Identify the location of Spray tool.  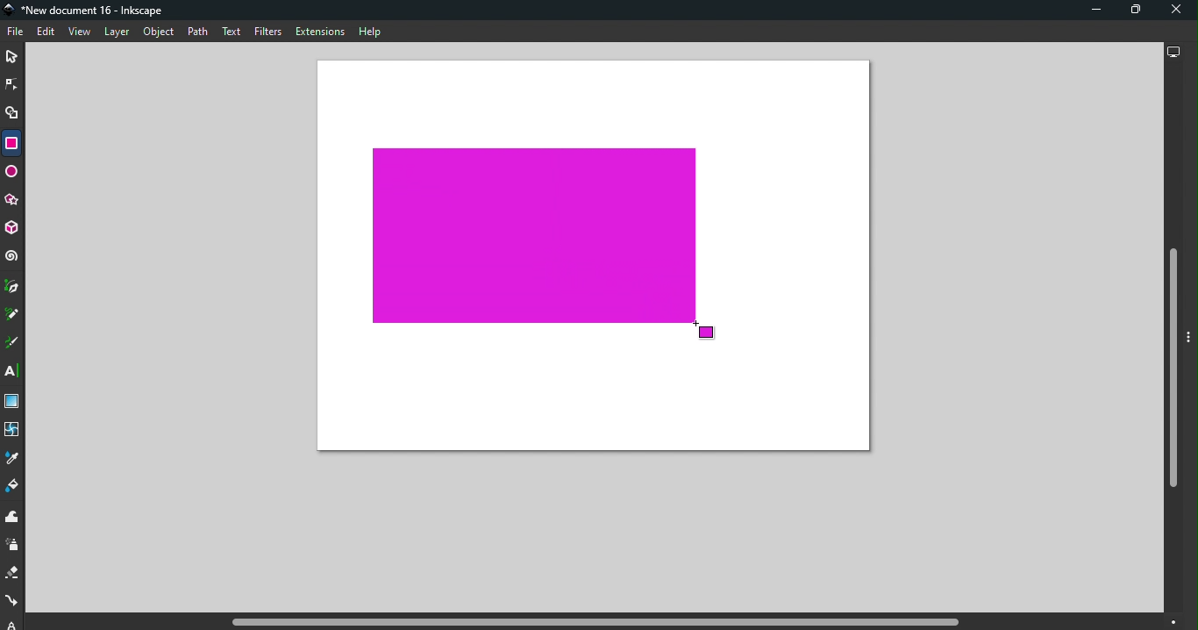
(15, 546).